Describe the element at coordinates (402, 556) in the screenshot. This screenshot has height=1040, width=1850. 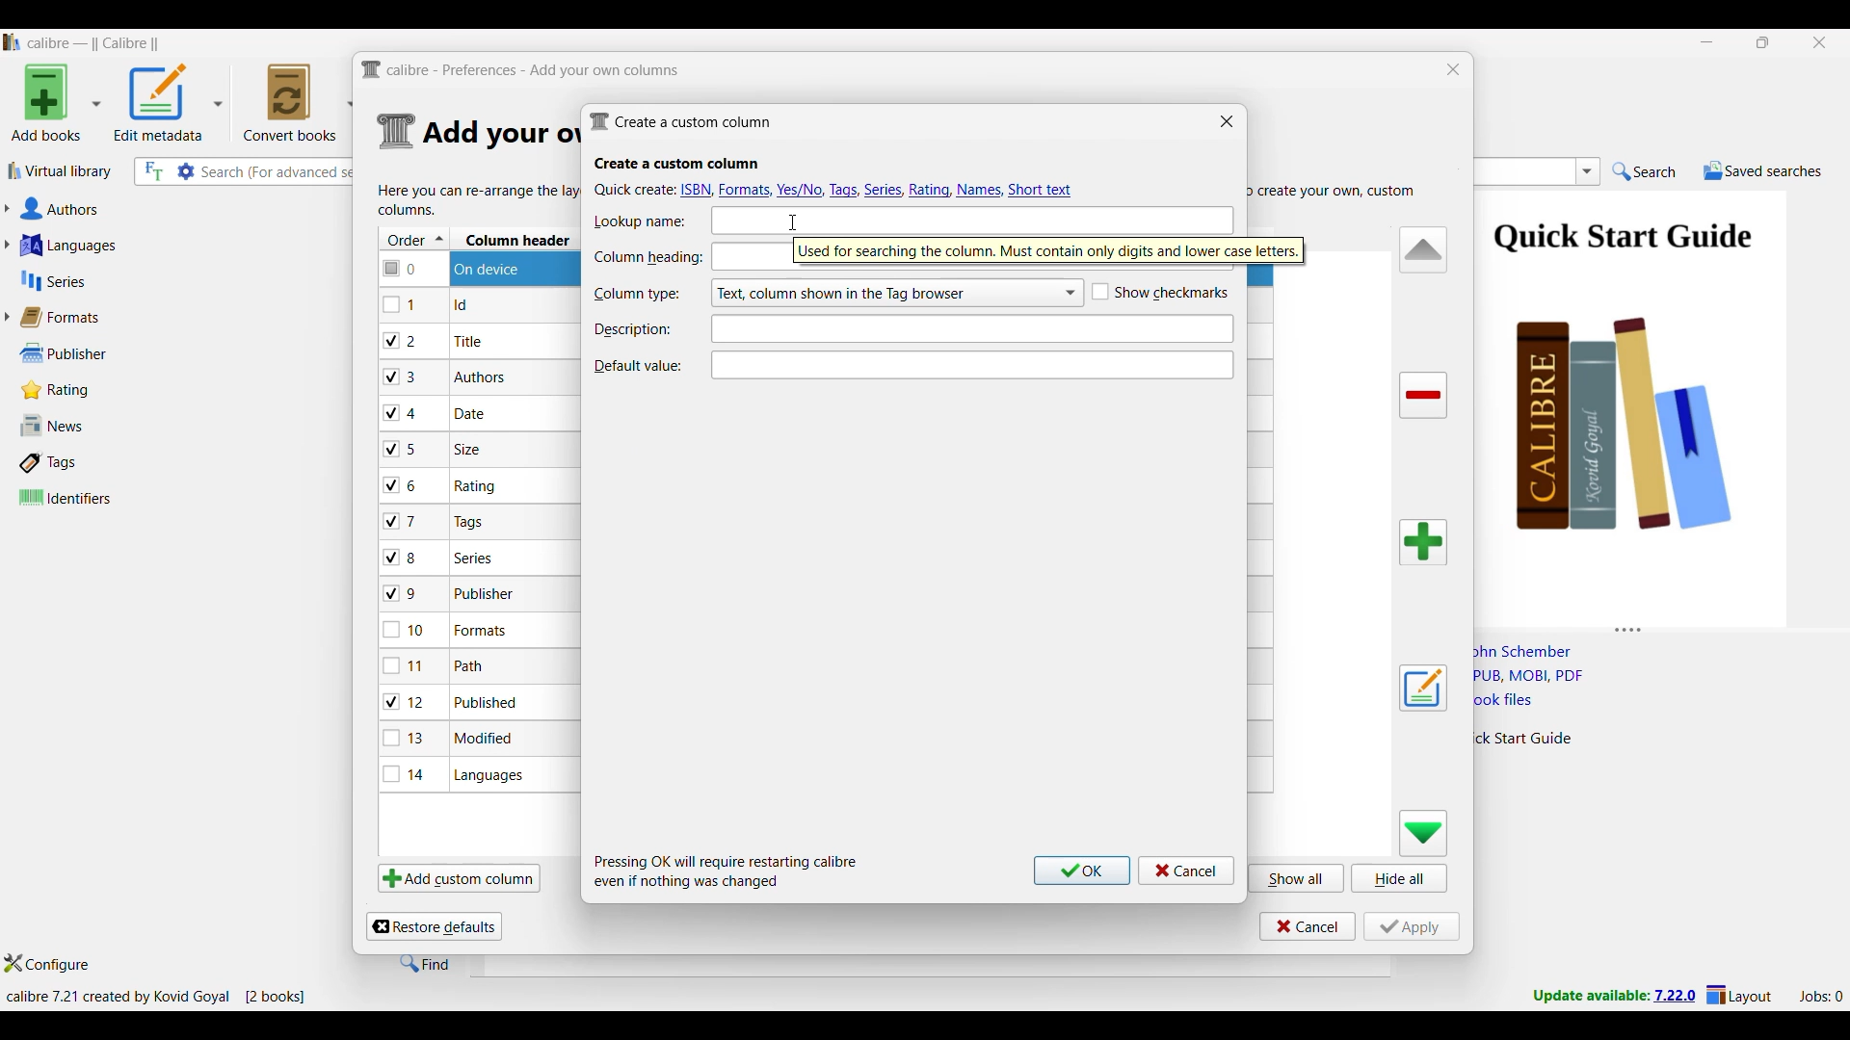
I see `checkbox - 8` at that location.